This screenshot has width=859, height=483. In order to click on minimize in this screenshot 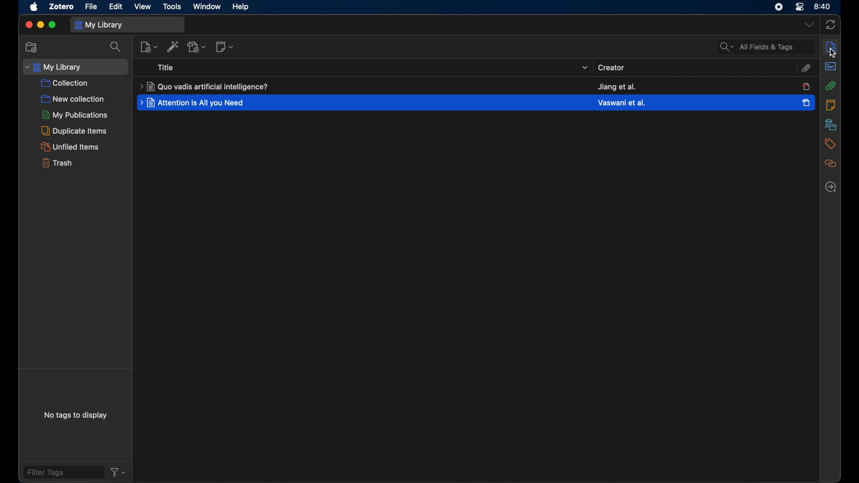, I will do `click(40, 24)`.